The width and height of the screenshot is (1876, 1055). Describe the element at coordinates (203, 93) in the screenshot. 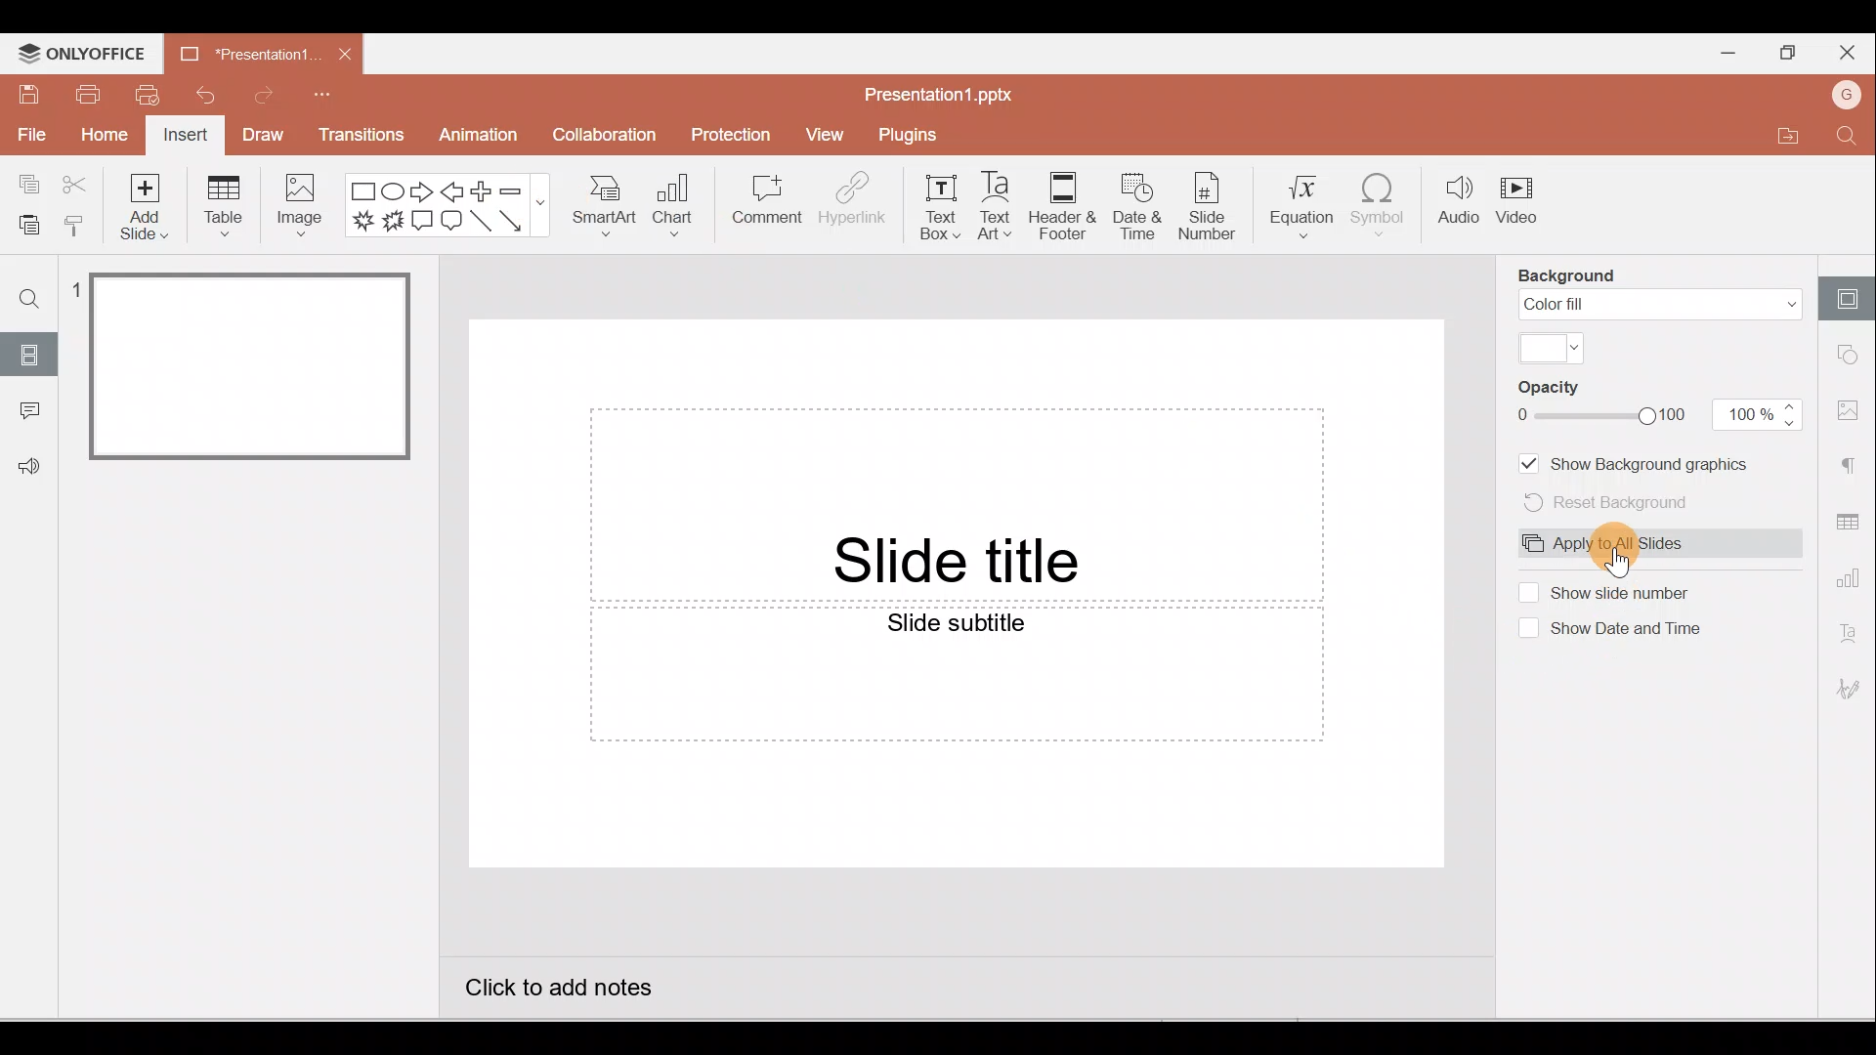

I see `Undo` at that location.